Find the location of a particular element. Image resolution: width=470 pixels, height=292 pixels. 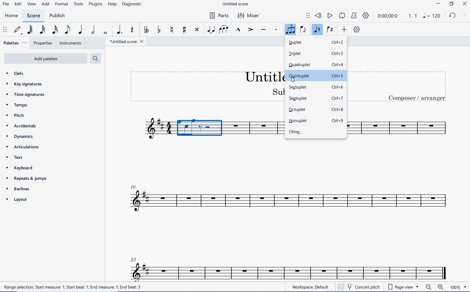

Tuplet is located at coordinates (291, 30).